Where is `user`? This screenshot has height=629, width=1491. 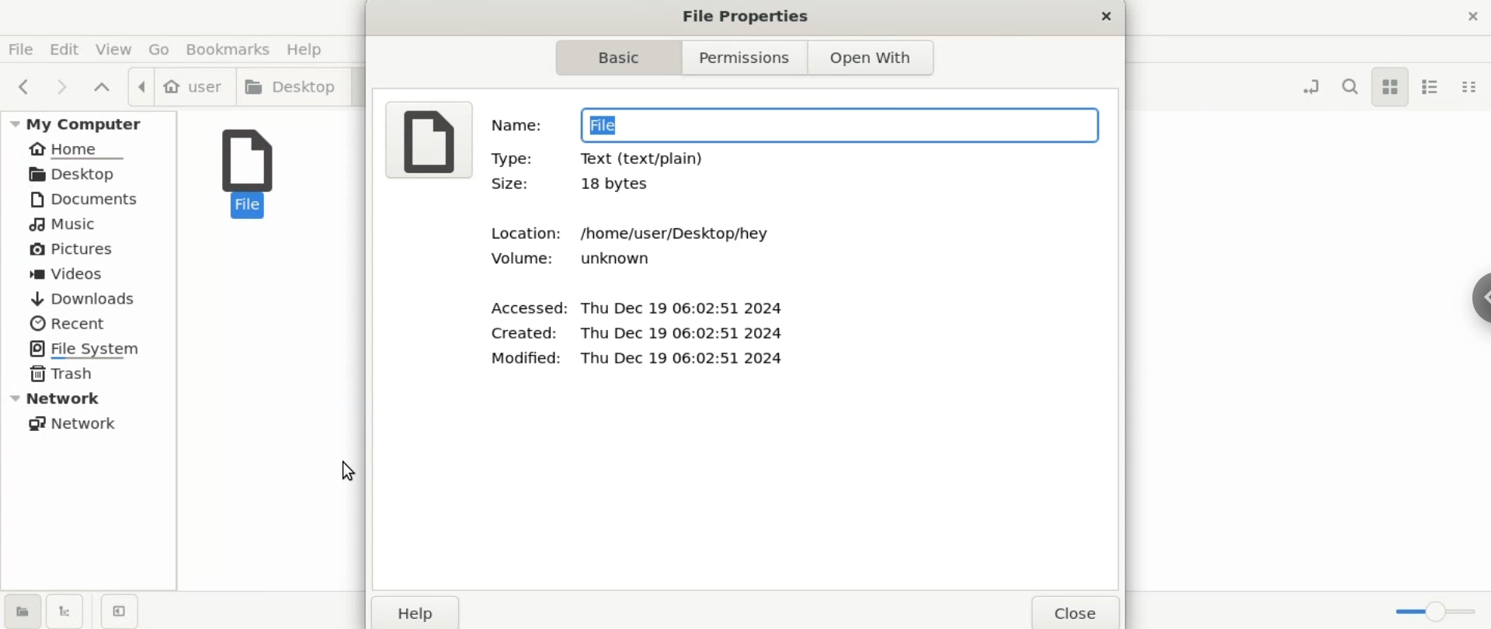 user is located at coordinates (182, 87).